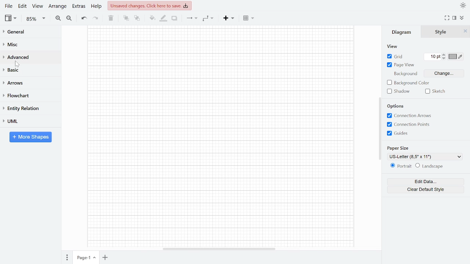 The height and width of the screenshot is (264, 470). I want to click on 85% - Zoom, so click(35, 19).